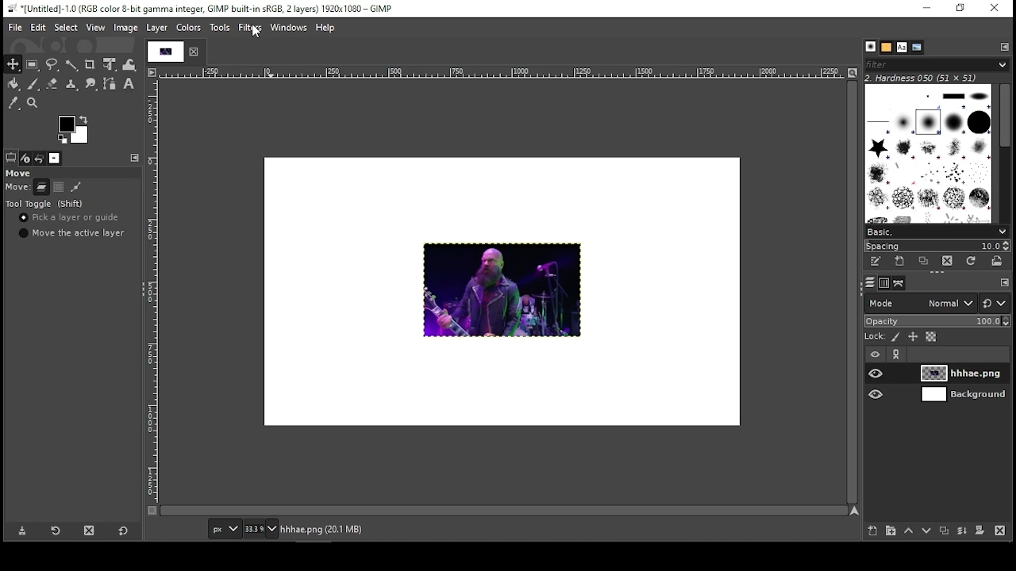  What do you see at coordinates (15, 84) in the screenshot?
I see `paint bucket tool` at bounding box center [15, 84].